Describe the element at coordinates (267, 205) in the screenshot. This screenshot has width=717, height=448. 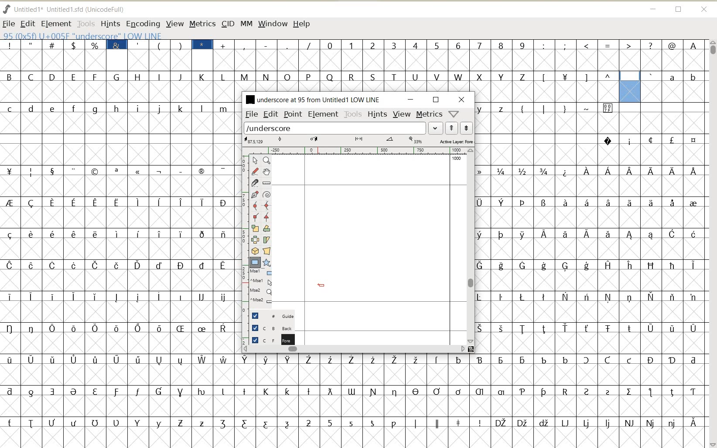
I see `add a curve point always either horizontal or vertical` at that location.